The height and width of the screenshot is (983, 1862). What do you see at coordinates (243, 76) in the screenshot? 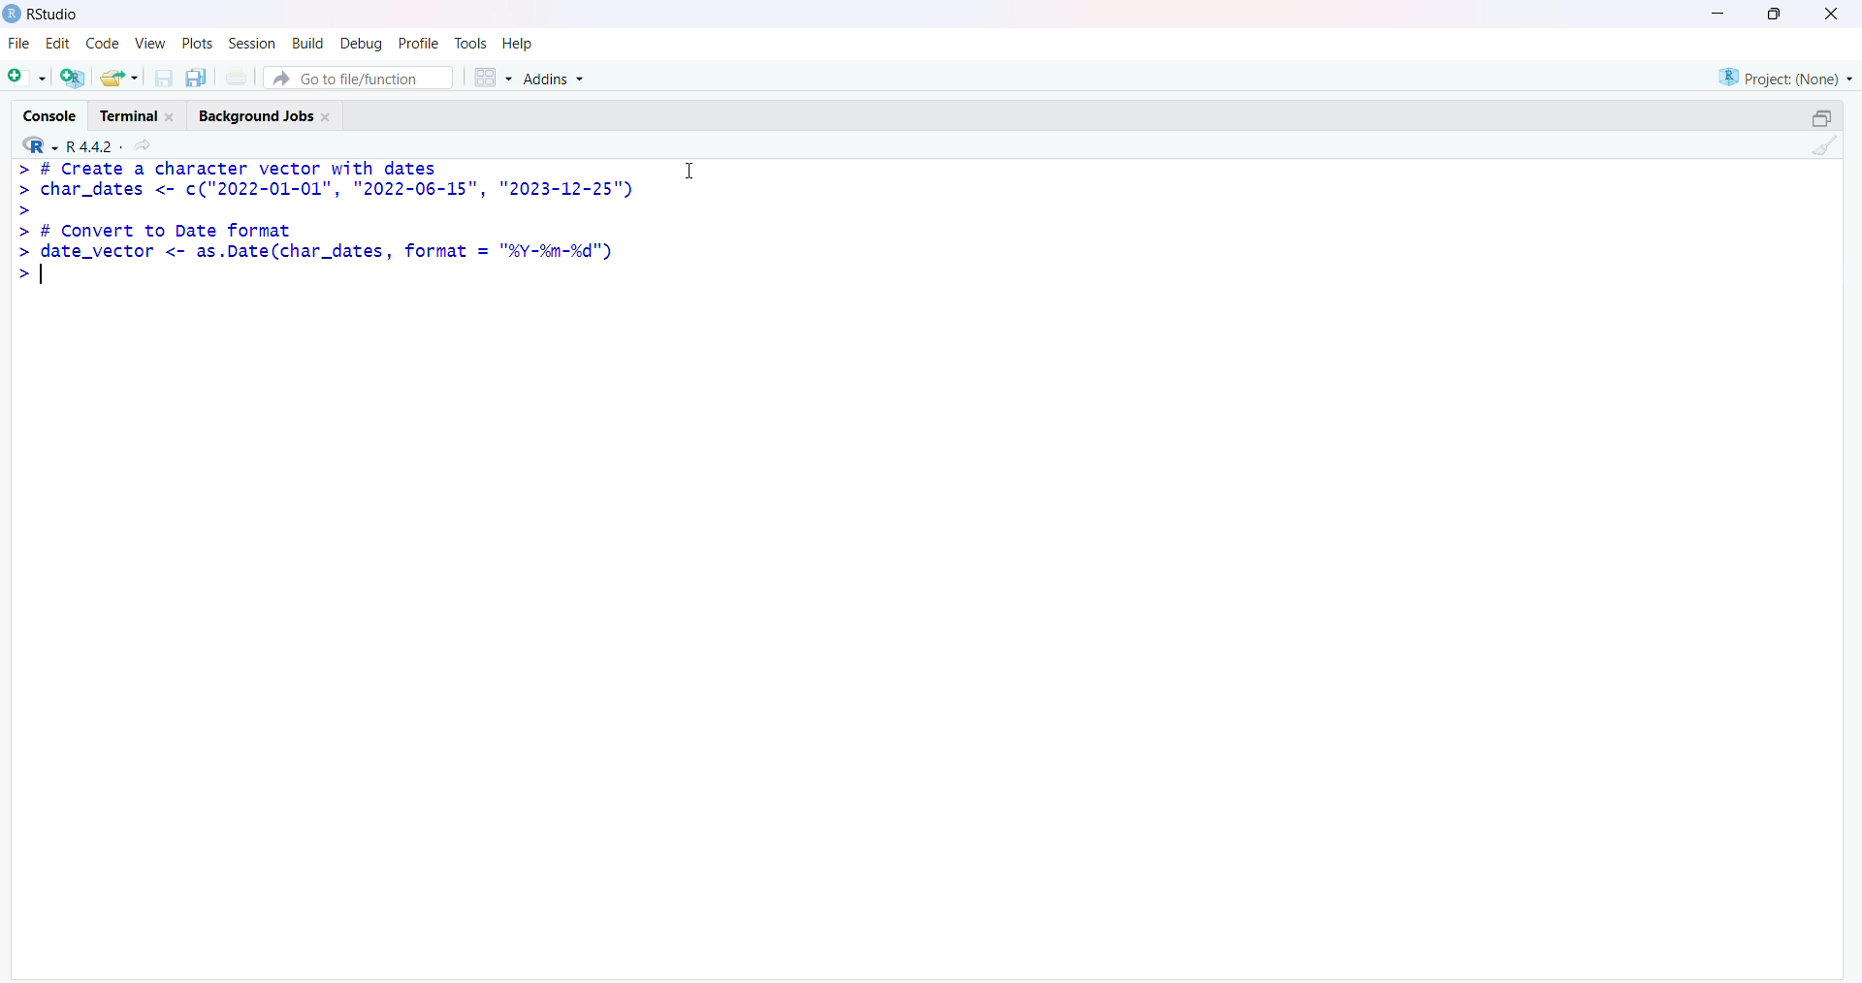
I see `Print the current file` at bounding box center [243, 76].